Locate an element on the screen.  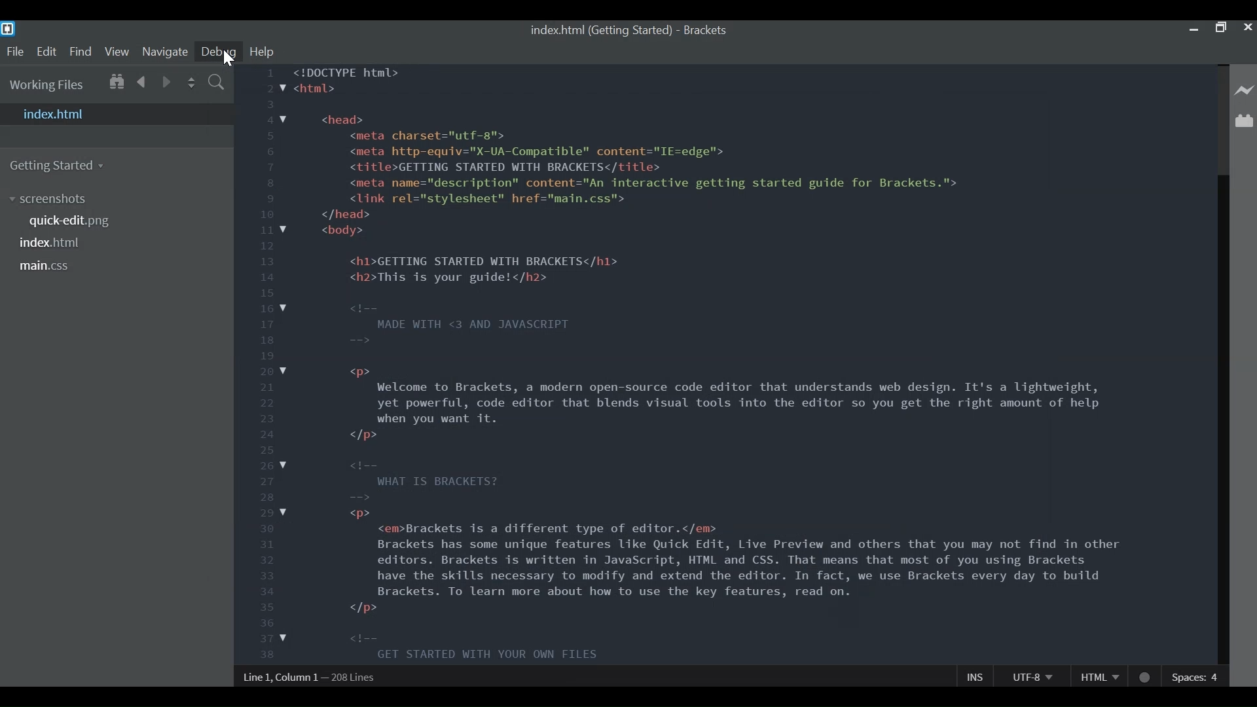
Show in File tree is located at coordinates (117, 82).